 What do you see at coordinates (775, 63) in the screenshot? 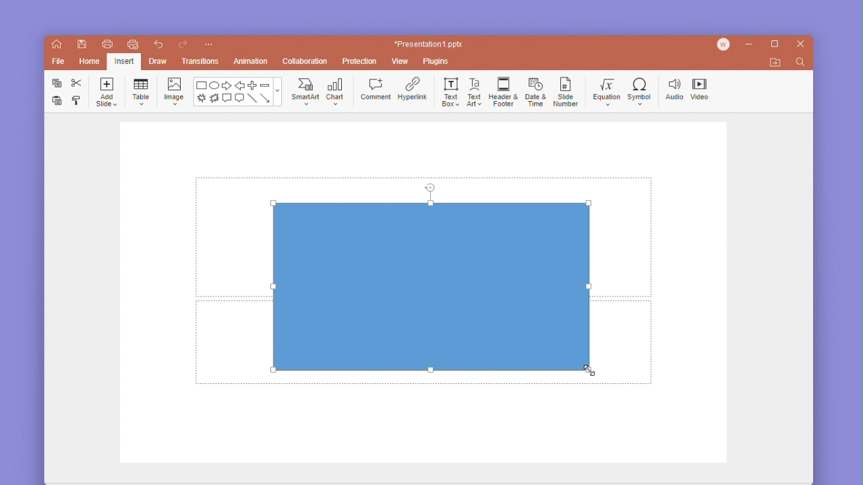
I see `open file location` at bounding box center [775, 63].